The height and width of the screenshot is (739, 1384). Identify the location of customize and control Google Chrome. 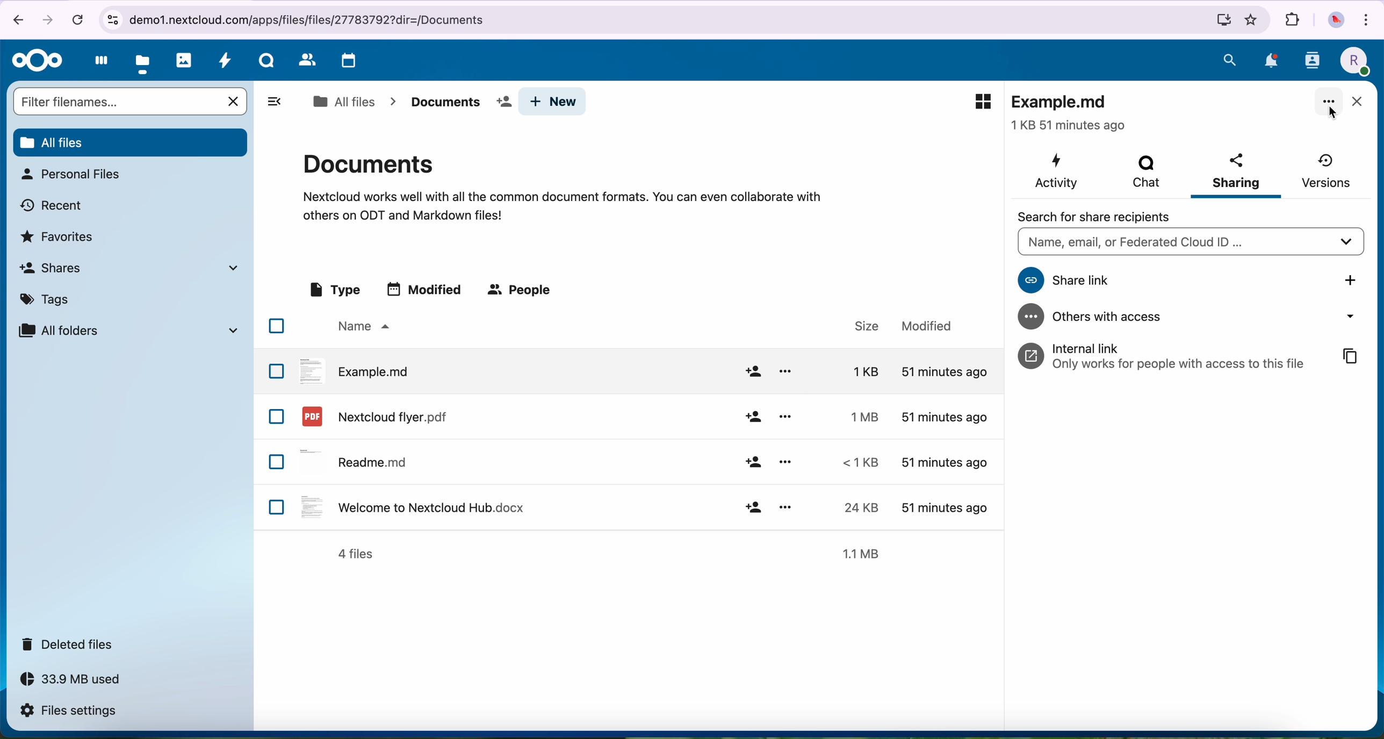
(1369, 18).